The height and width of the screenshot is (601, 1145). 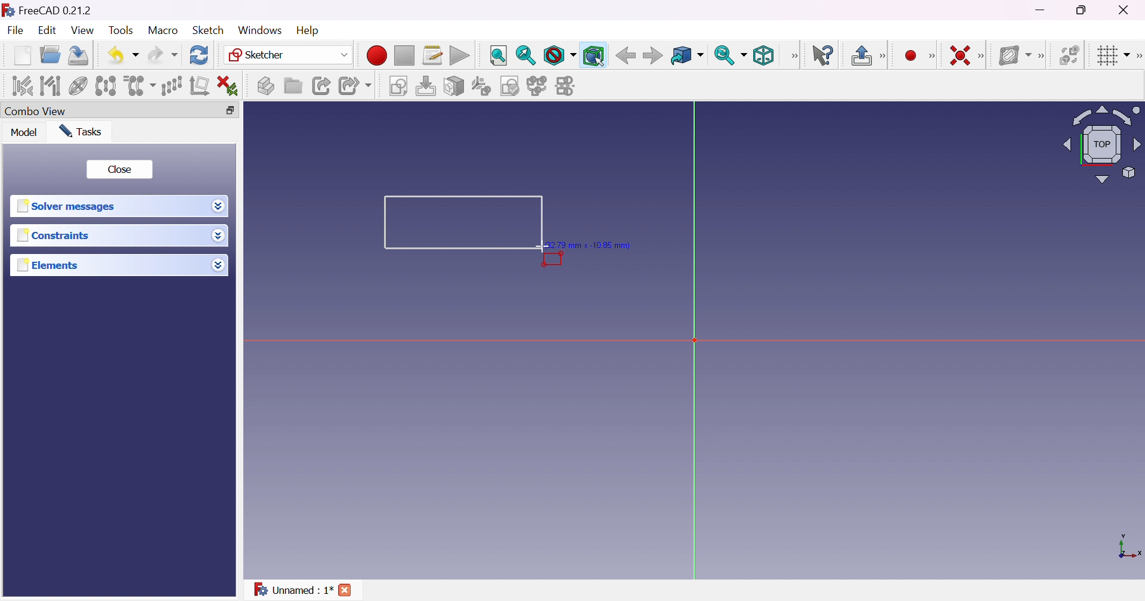 What do you see at coordinates (983, 57) in the screenshot?
I see `[Sketcher constraints]` at bounding box center [983, 57].